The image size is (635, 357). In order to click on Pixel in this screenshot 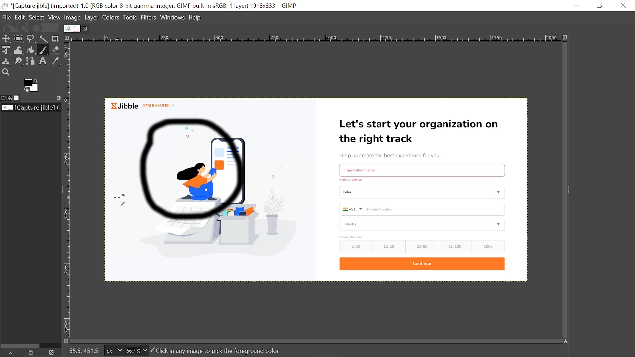, I will do `click(115, 351)`.